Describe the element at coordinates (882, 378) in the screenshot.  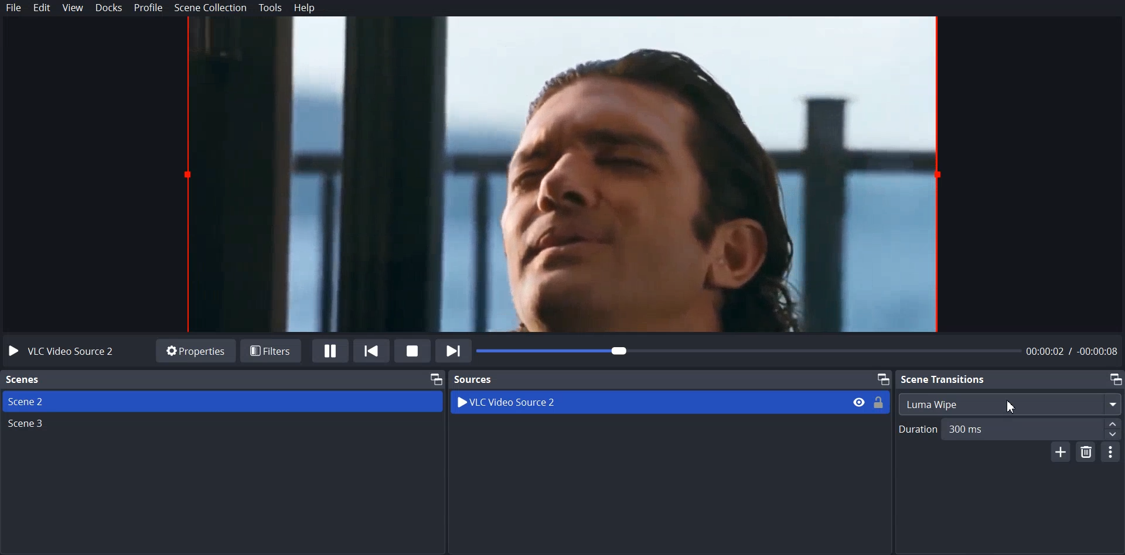
I see `Maximize window` at that location.